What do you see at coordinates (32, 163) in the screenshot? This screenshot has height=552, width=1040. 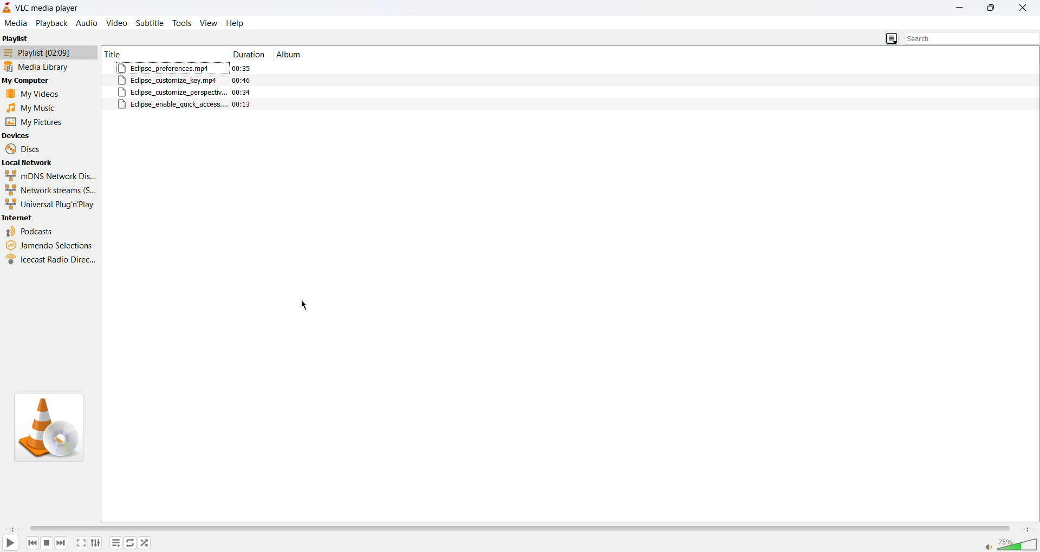 I see `local network` at bounding box center [32, 163].